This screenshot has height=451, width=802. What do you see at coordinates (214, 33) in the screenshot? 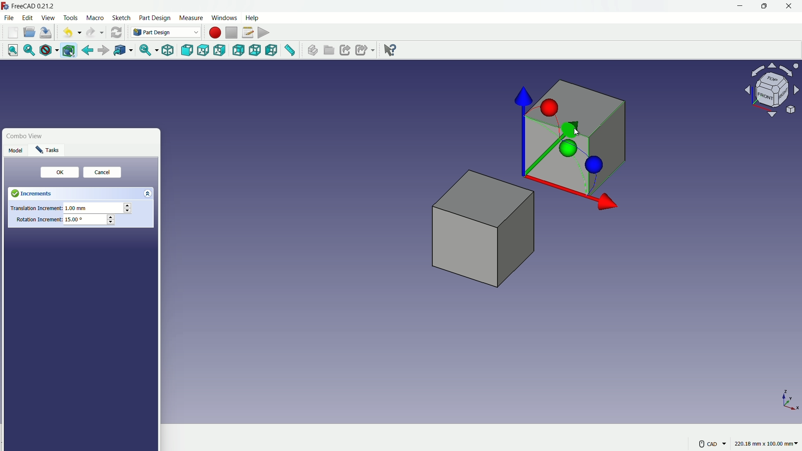
I see `start macros` at bounding box center [214, 33].